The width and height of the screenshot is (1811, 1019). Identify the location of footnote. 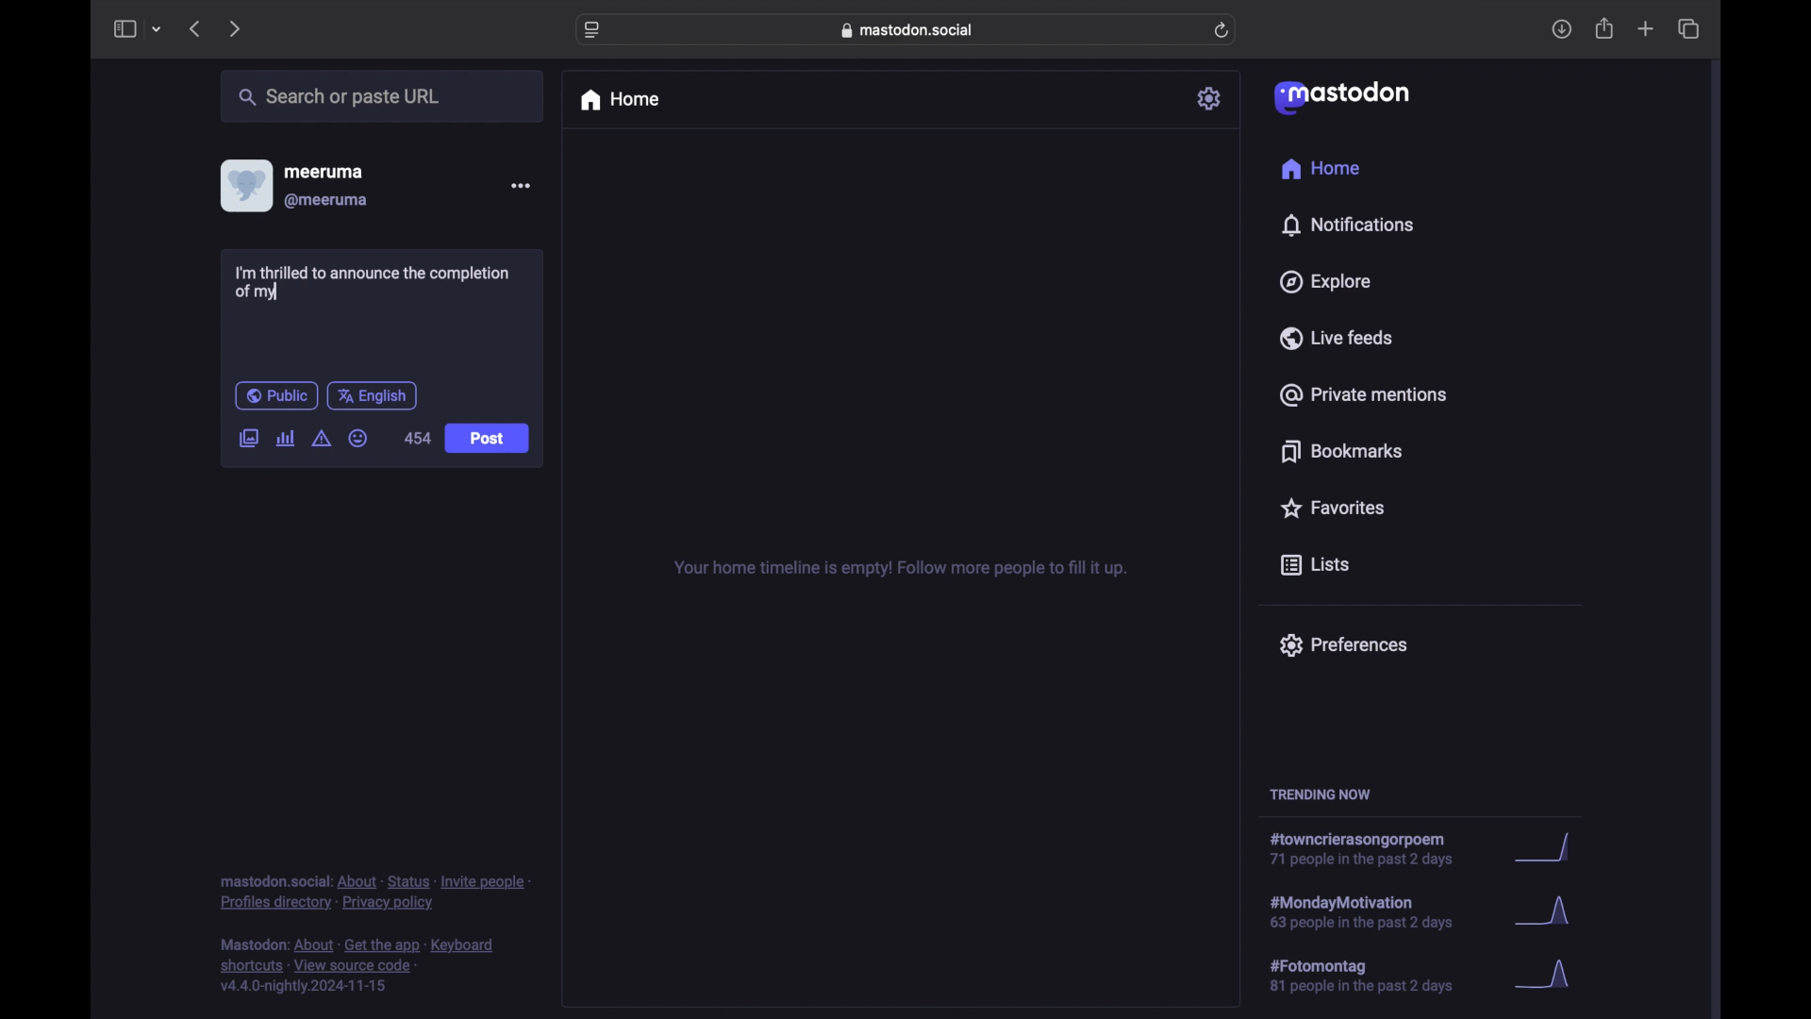
(357, 966).